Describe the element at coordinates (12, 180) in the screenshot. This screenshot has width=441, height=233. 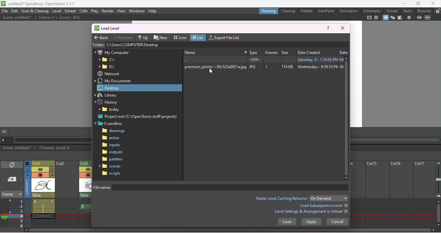
I see `New memo` at that location.